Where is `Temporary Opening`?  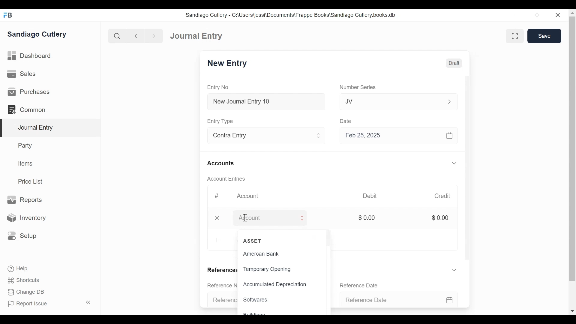
Temporary Opening is located at coordinates (274, 270).